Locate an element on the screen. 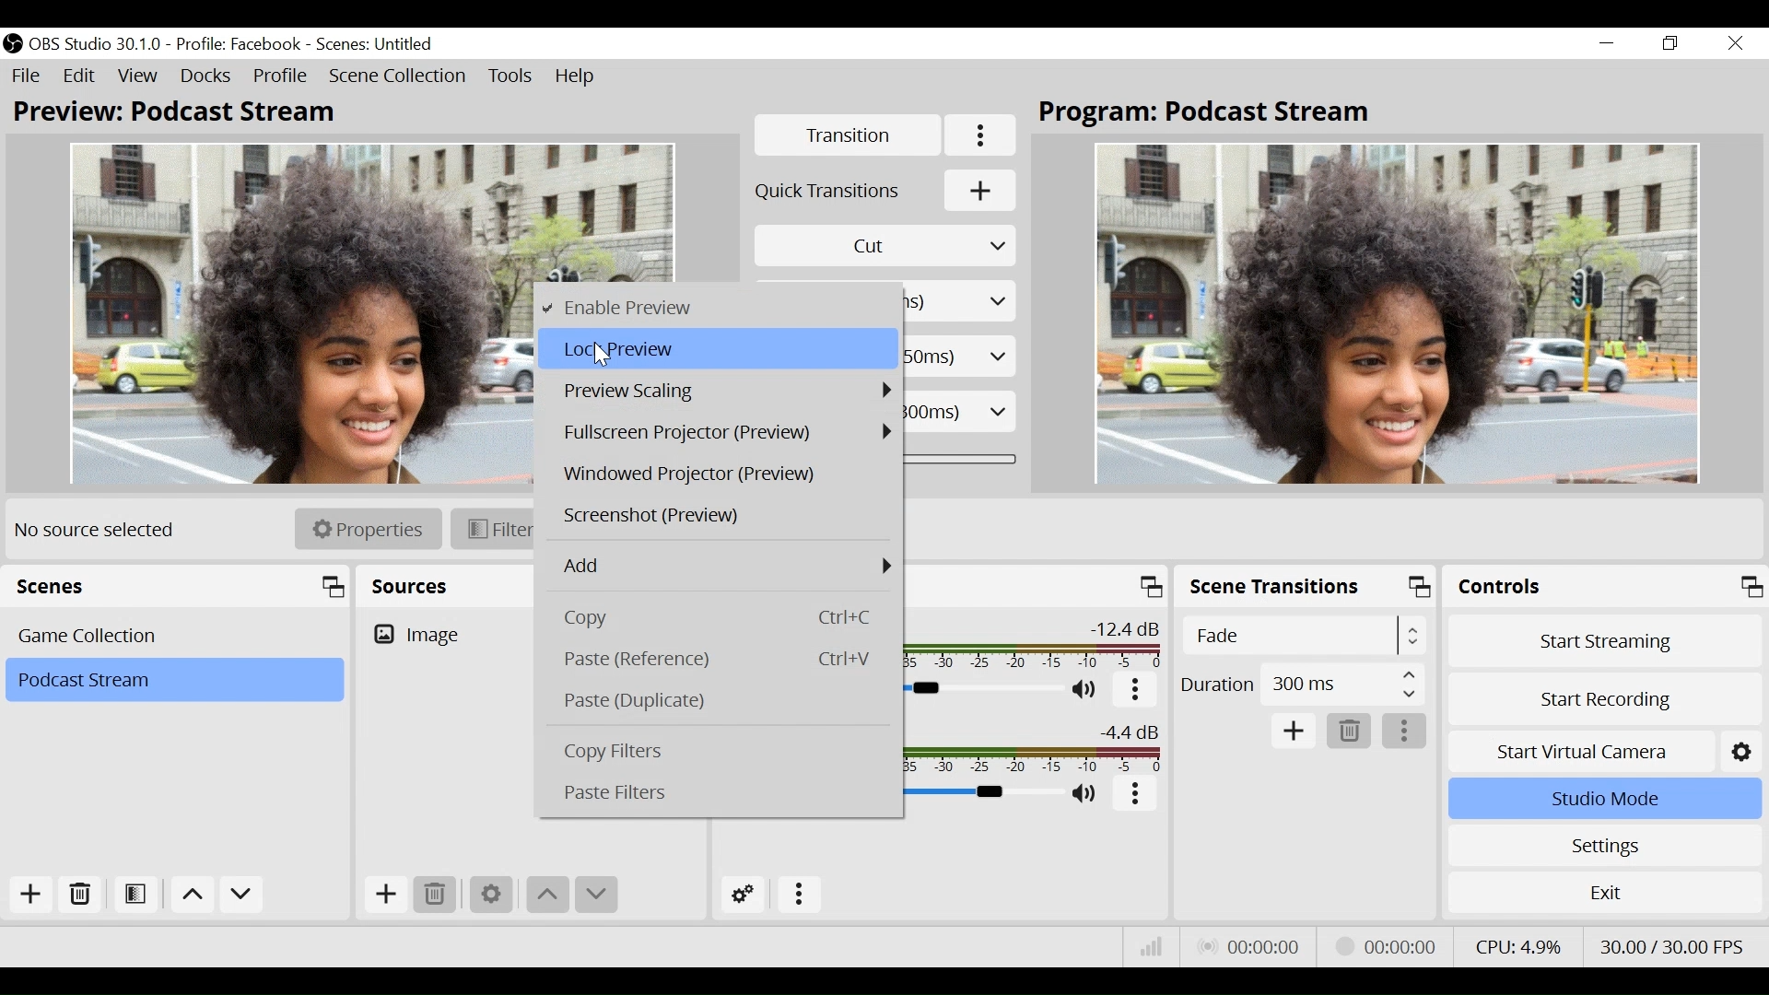 This screenshot has height=995, width=1769. more options is located at coordinates (1134, 794).